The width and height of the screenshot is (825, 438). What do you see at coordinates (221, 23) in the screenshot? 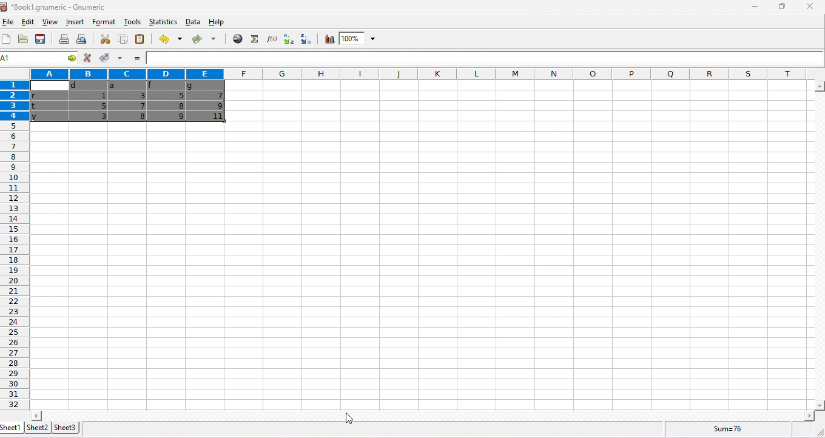
I see `help` at bounding box center [221, 23].